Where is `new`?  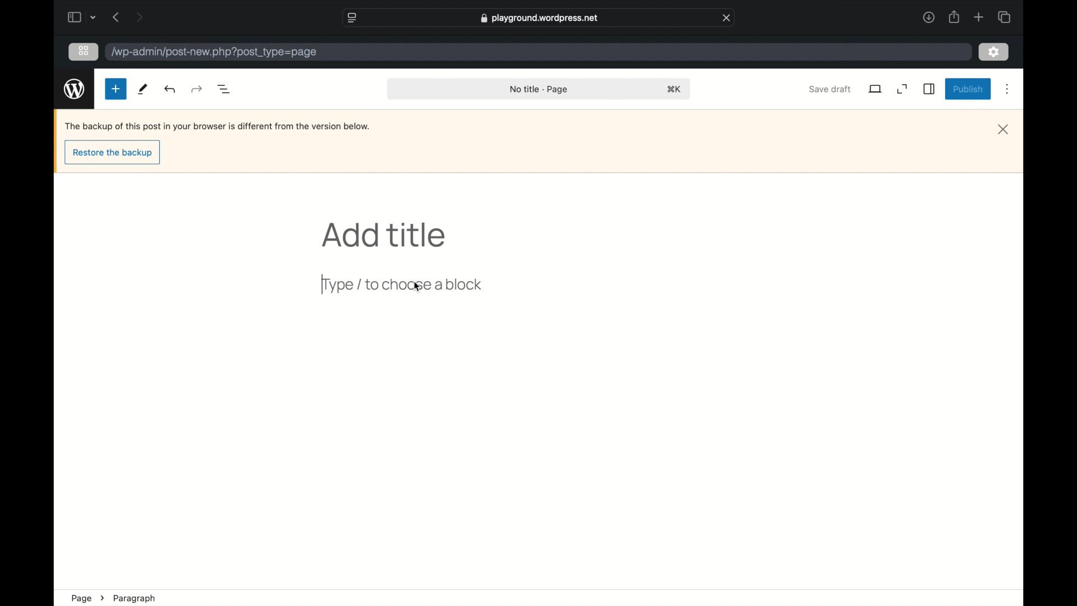 new is located at coordinates (116, 89).